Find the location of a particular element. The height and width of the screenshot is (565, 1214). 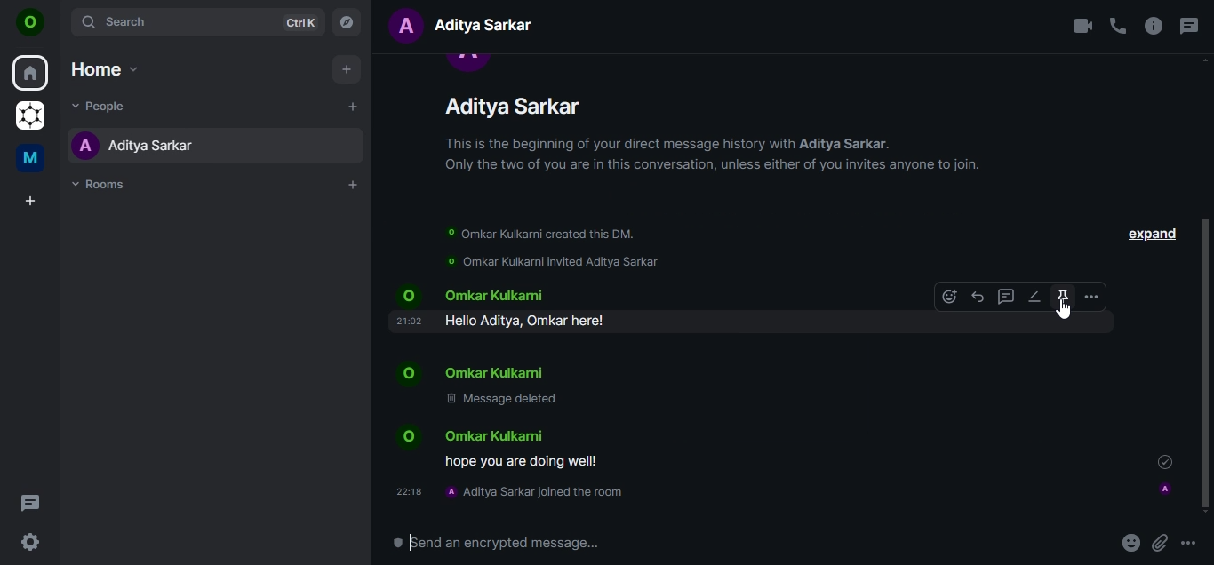

pin a message is located at coordinates (1068, 294).